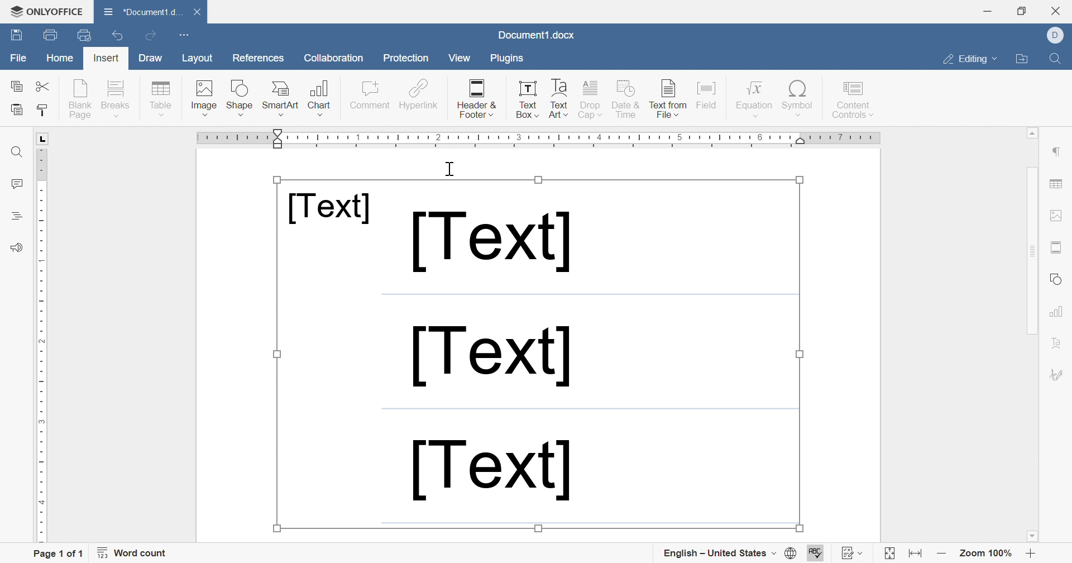 This screenshot has height=563, width=1072. I want to click on Table, so click(161, 99).